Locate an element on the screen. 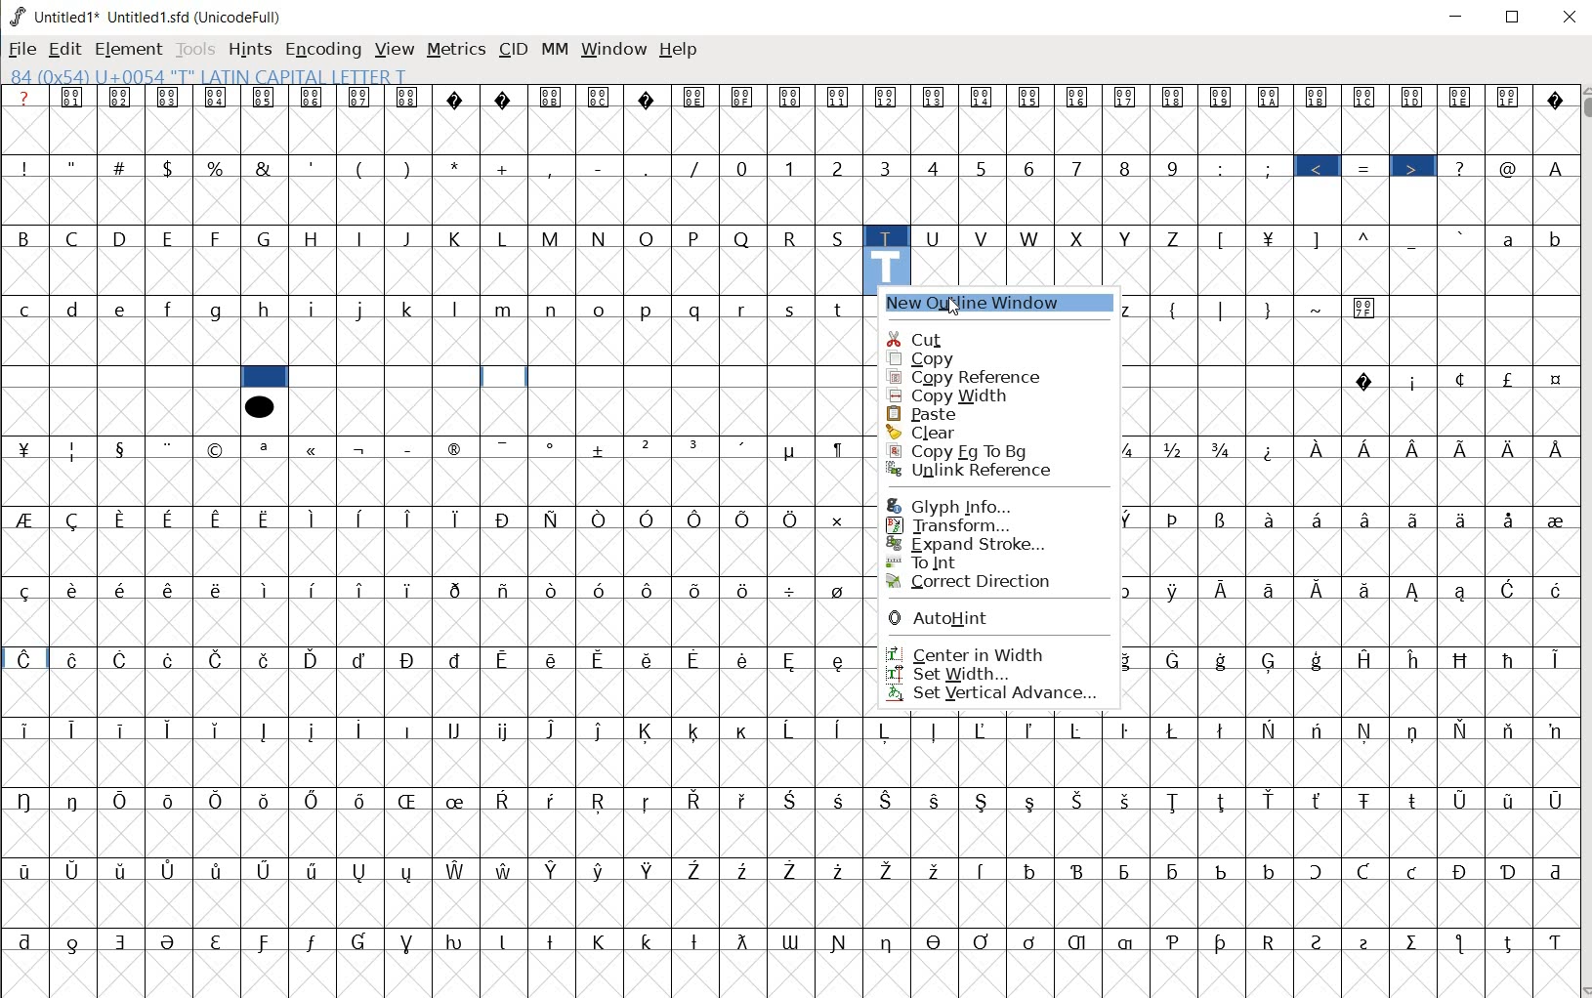  1 is located at coordinates (791, 166).